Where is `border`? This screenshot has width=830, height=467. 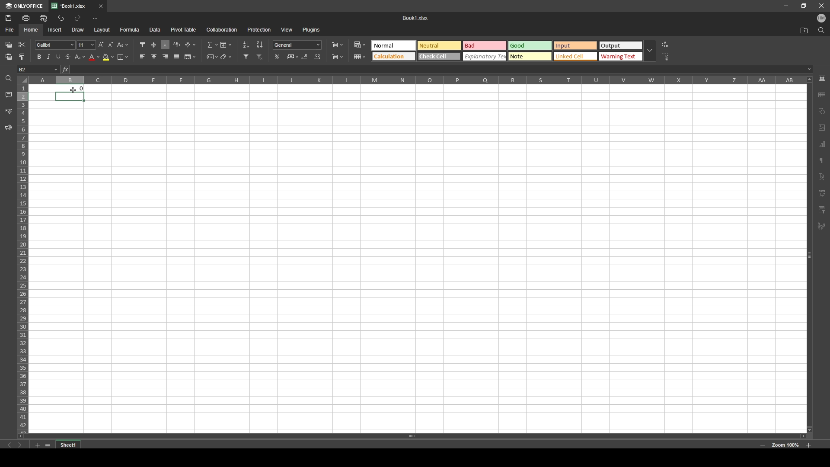
border is located at coordinates (123, 57).